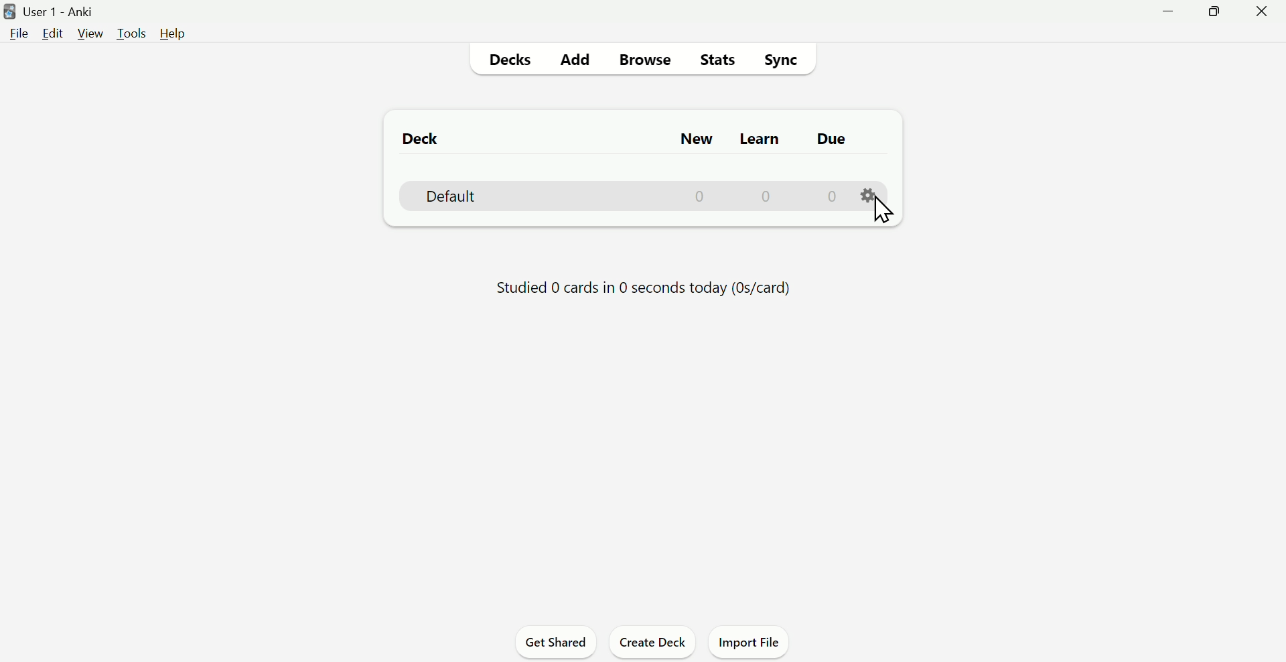 The image size is (1286, 662). What do you see at coordinates (689, 142) in the screenshot?
I see `New` at bounding box center [689, 142].